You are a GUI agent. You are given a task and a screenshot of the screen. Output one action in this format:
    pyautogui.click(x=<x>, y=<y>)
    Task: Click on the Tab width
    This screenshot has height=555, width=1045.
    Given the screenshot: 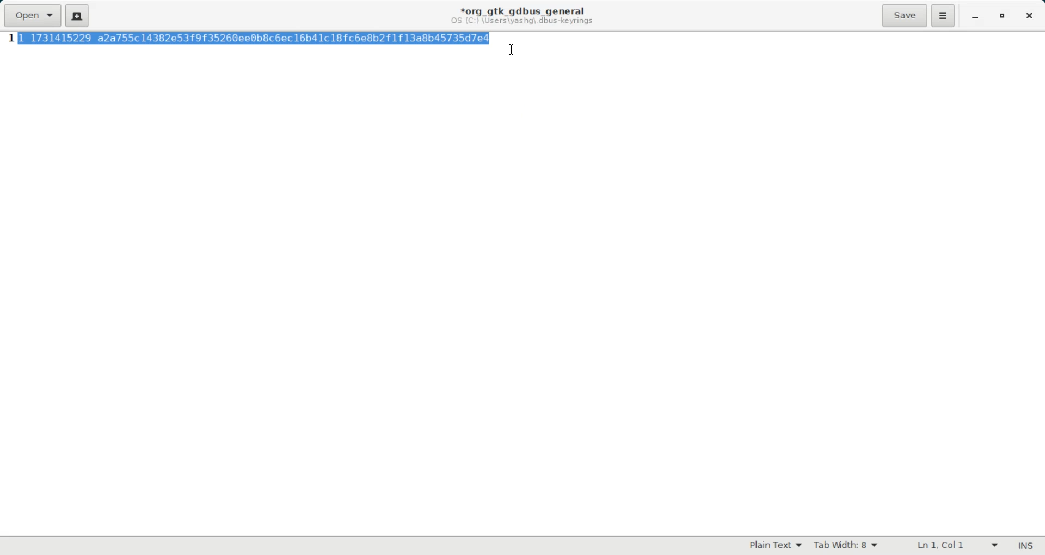 What is the action you would take?
    pyautogui.click(x=846, y=546)
    